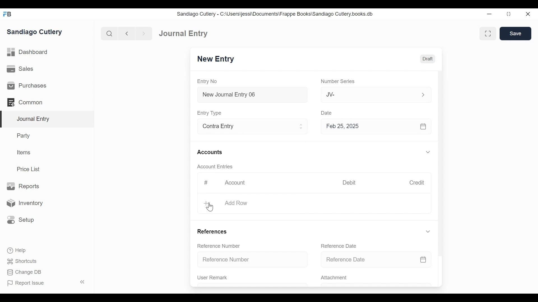 This screenshot has width=538, height=302. What do you see at coordinates (144, 34) in the screenshot?
I see `Navigate Forward` at bounding box center [144, 34].